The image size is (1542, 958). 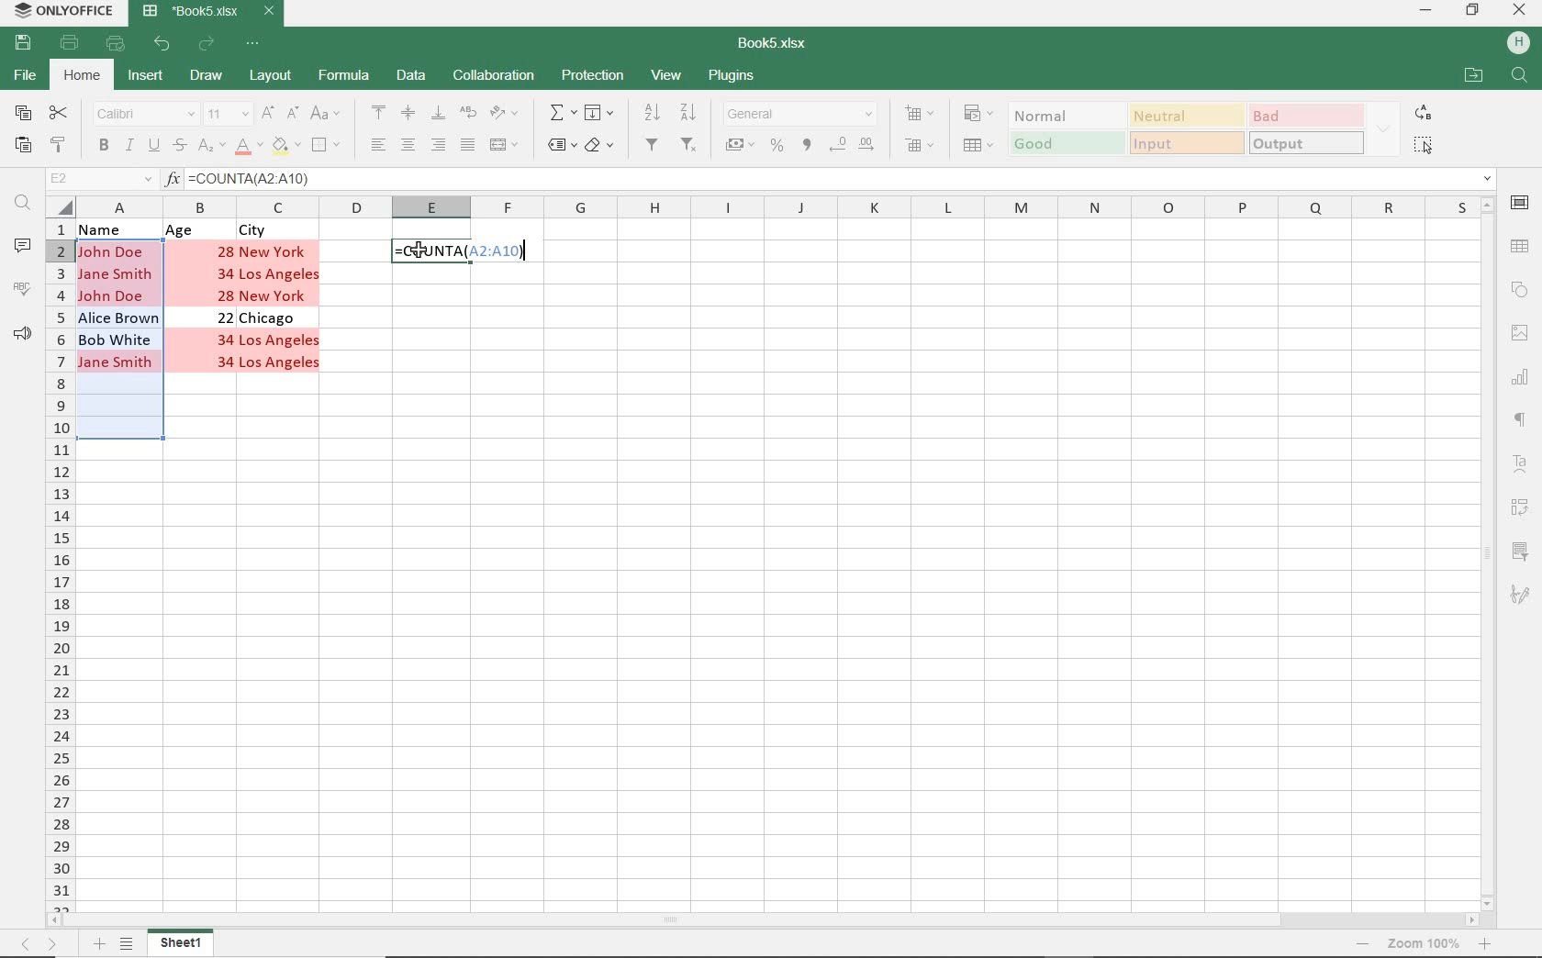 I want to click on SHAPE, so click(x=1519, y=288).